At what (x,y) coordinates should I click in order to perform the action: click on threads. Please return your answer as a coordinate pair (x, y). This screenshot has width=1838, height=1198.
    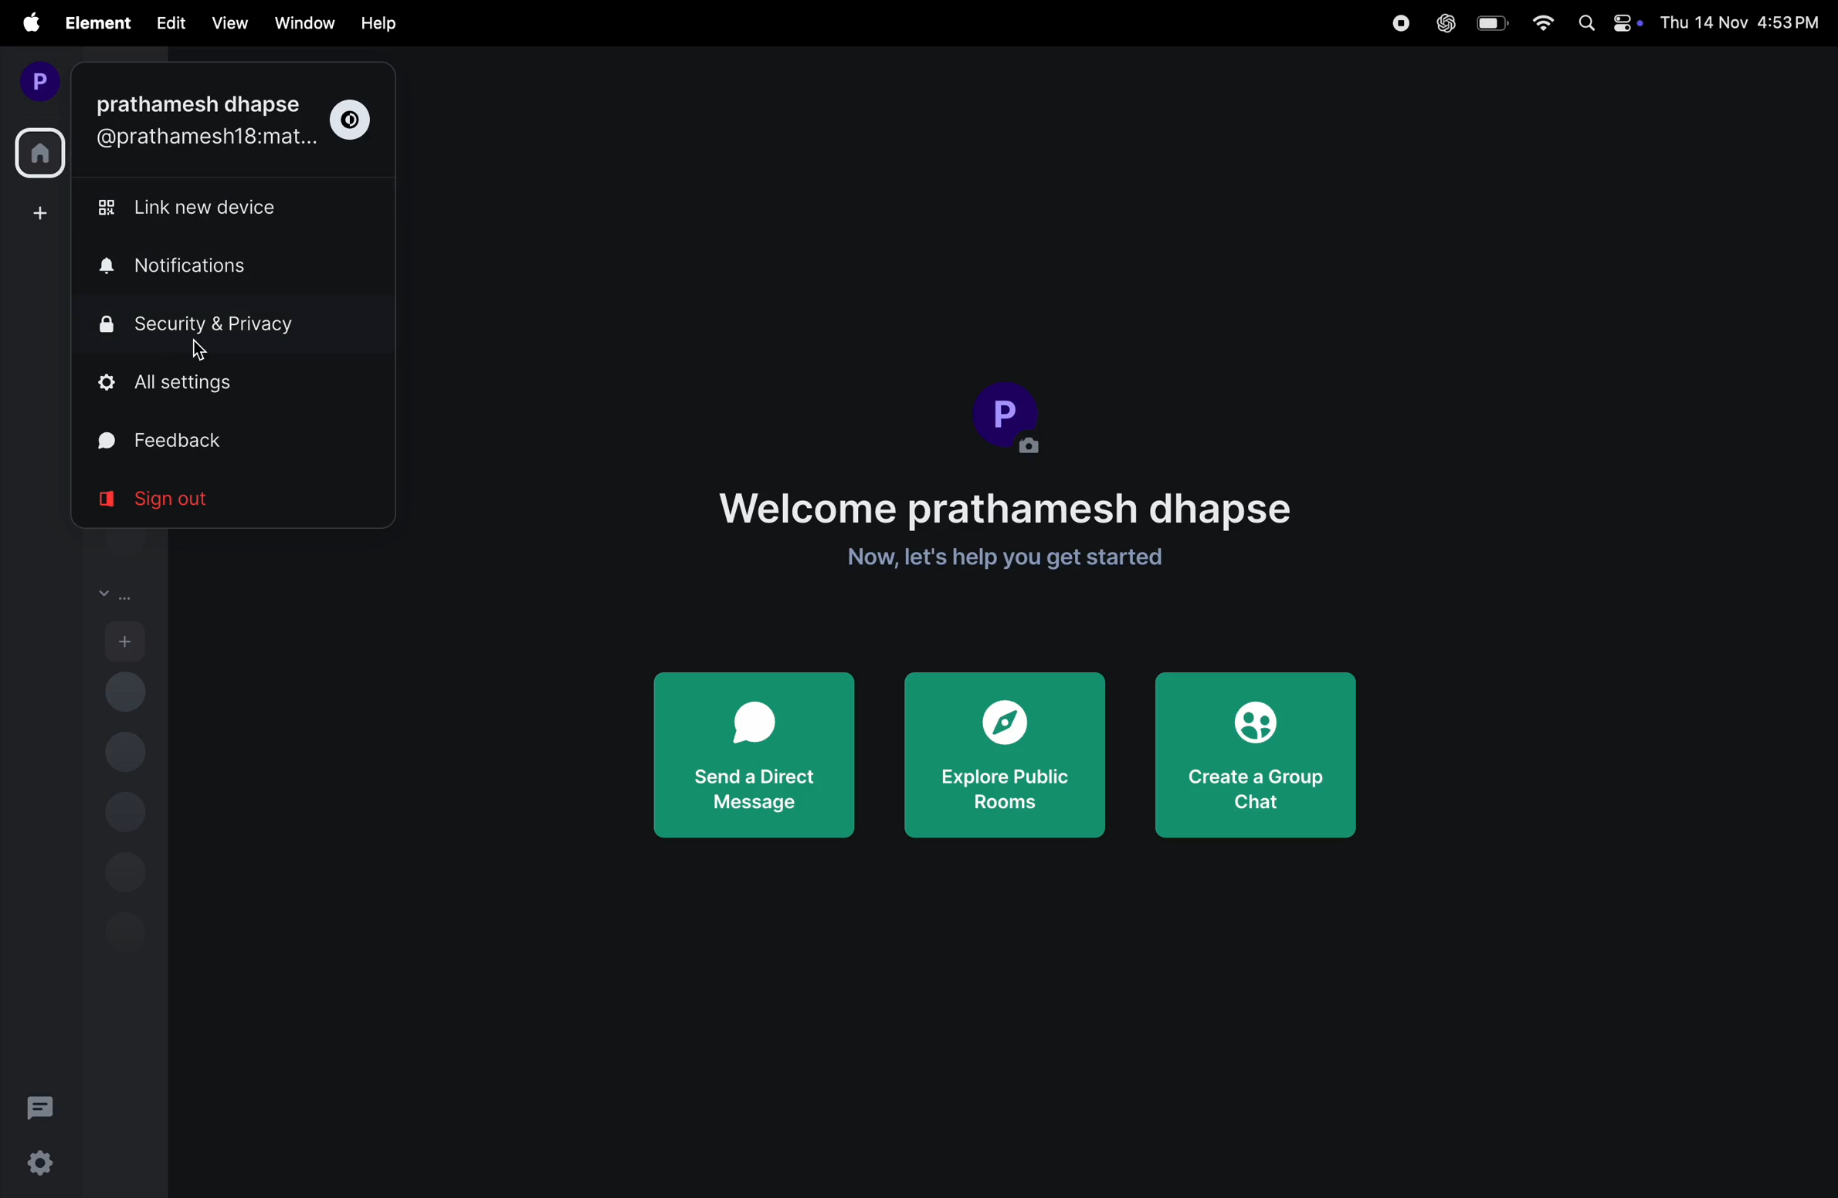
    Looking at the image, I should click on (41, 1106).